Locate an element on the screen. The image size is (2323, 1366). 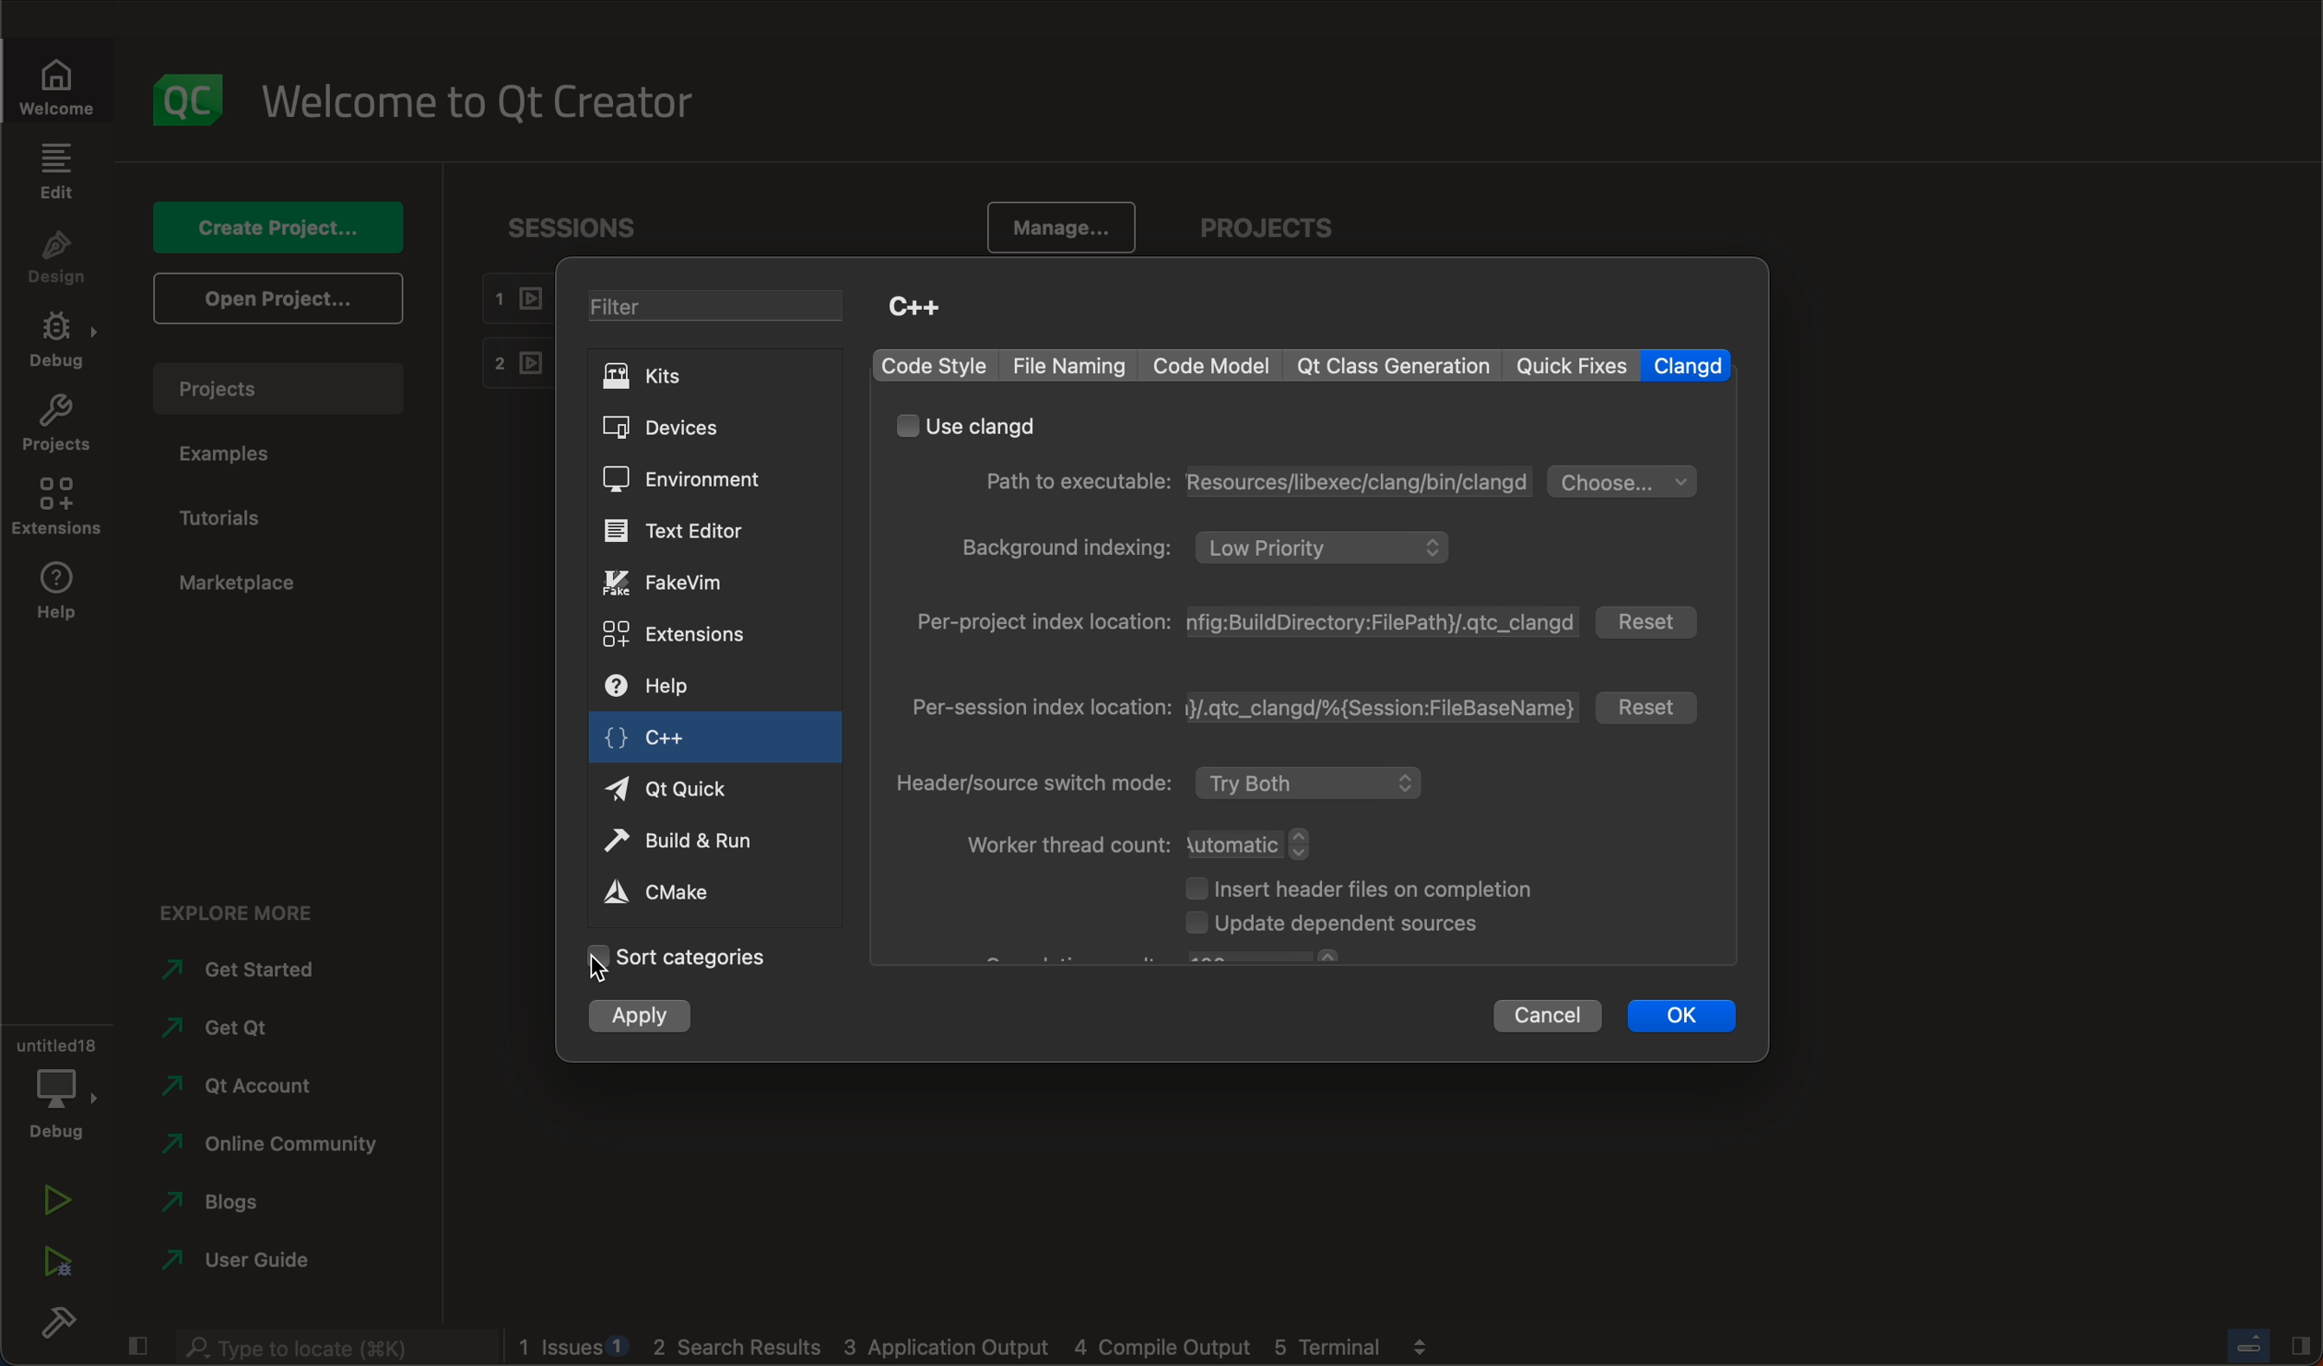
ok is located at coordinates (1683, 1017).